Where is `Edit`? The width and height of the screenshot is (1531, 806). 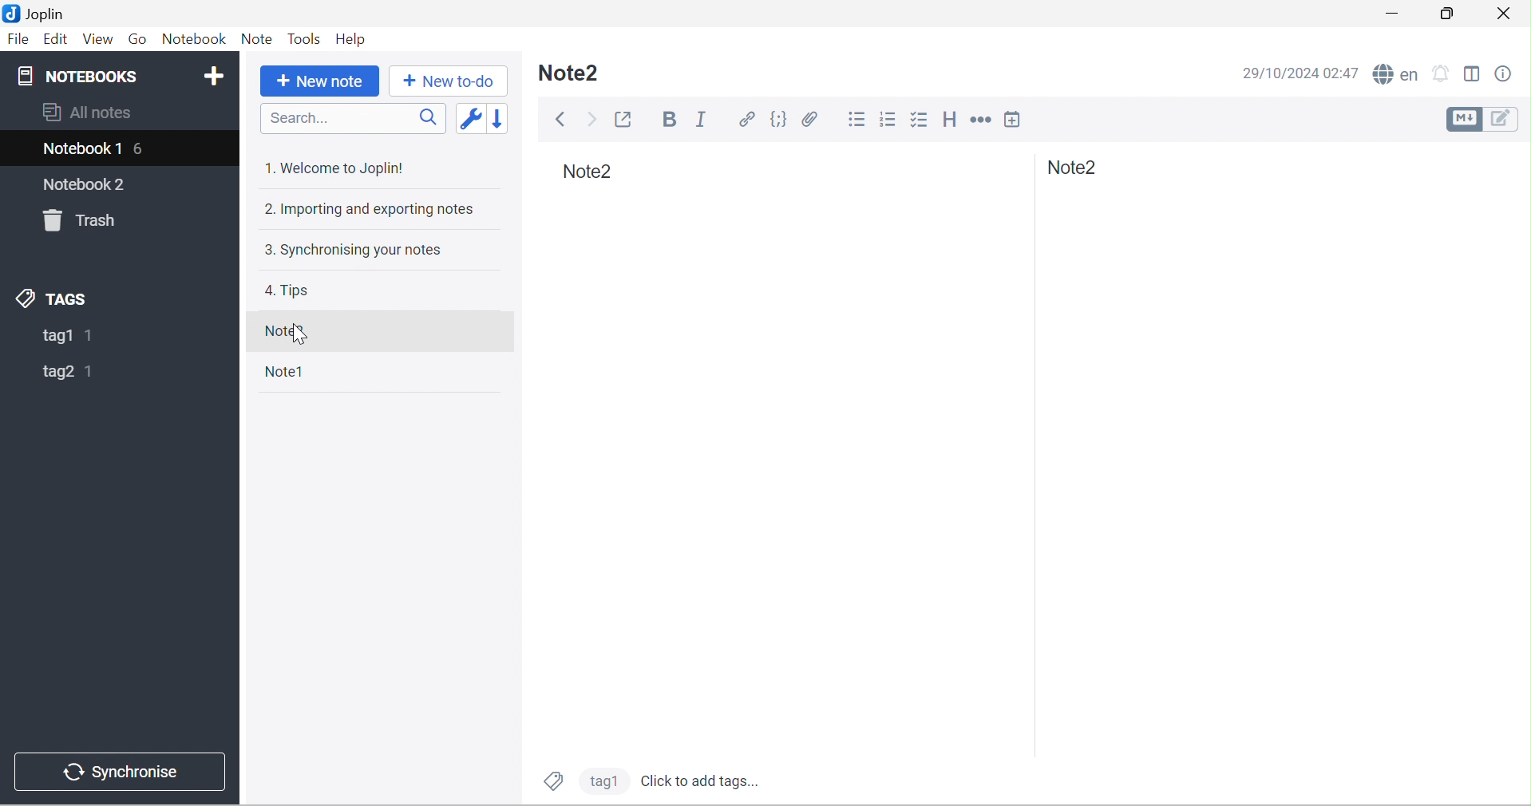
Edit is located at coordinates (56, 41).